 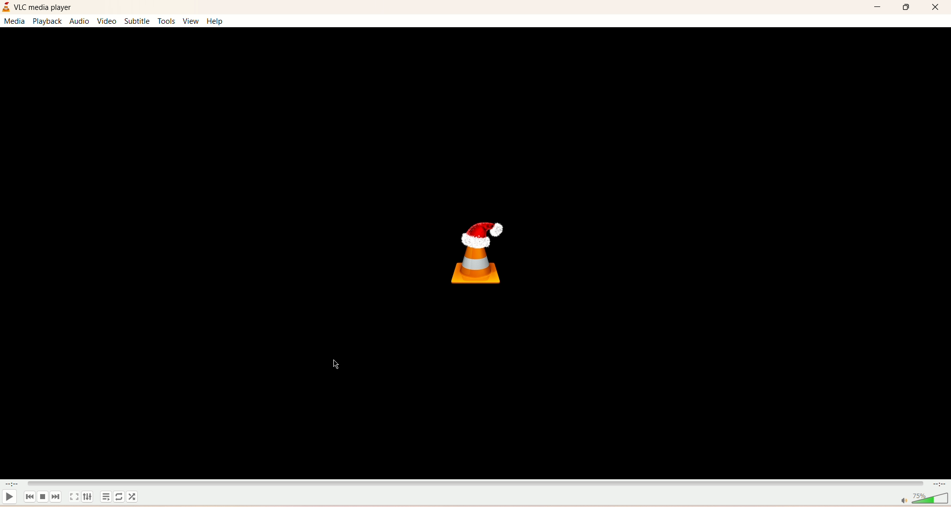 I want to click on audio, so click(x=80, y=21).